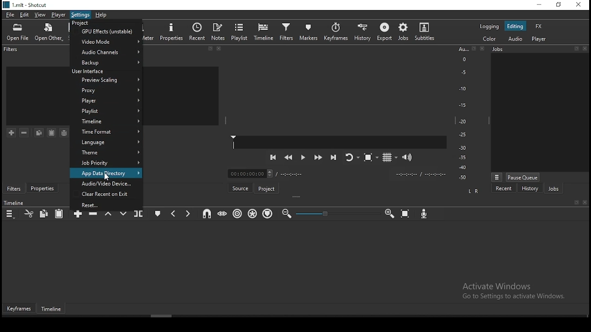 The image size is (591, 332). Describe the element at coordinates (158, 212) in the screenshot. I see `create/edit marker` at that location.